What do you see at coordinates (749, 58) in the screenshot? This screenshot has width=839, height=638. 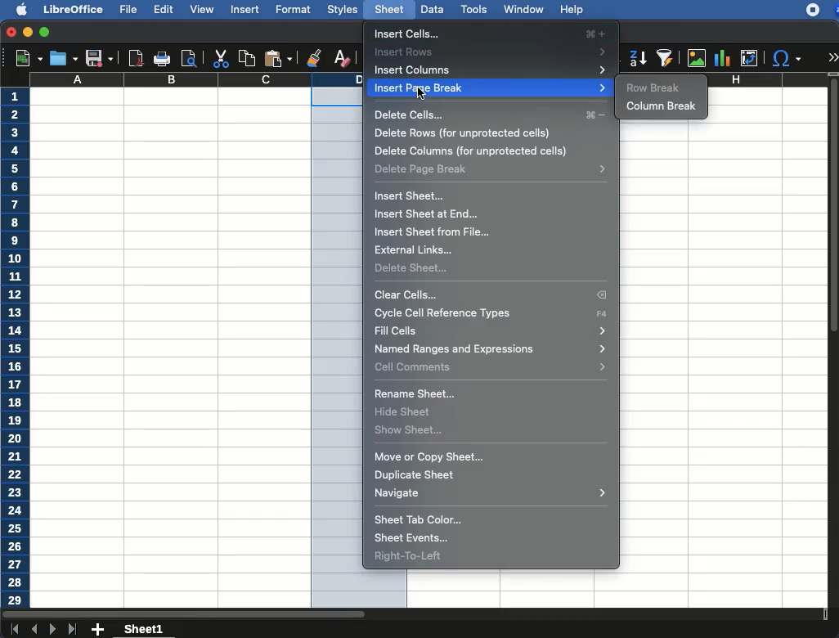 I see `pivot table` at bounding box center [749, 58].